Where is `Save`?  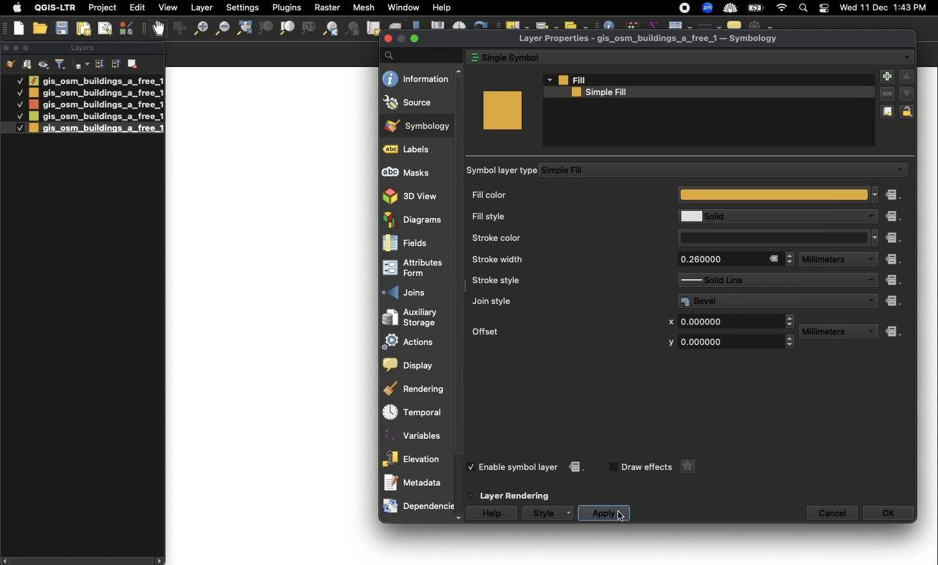 Save is located at coordinates (62, 29).